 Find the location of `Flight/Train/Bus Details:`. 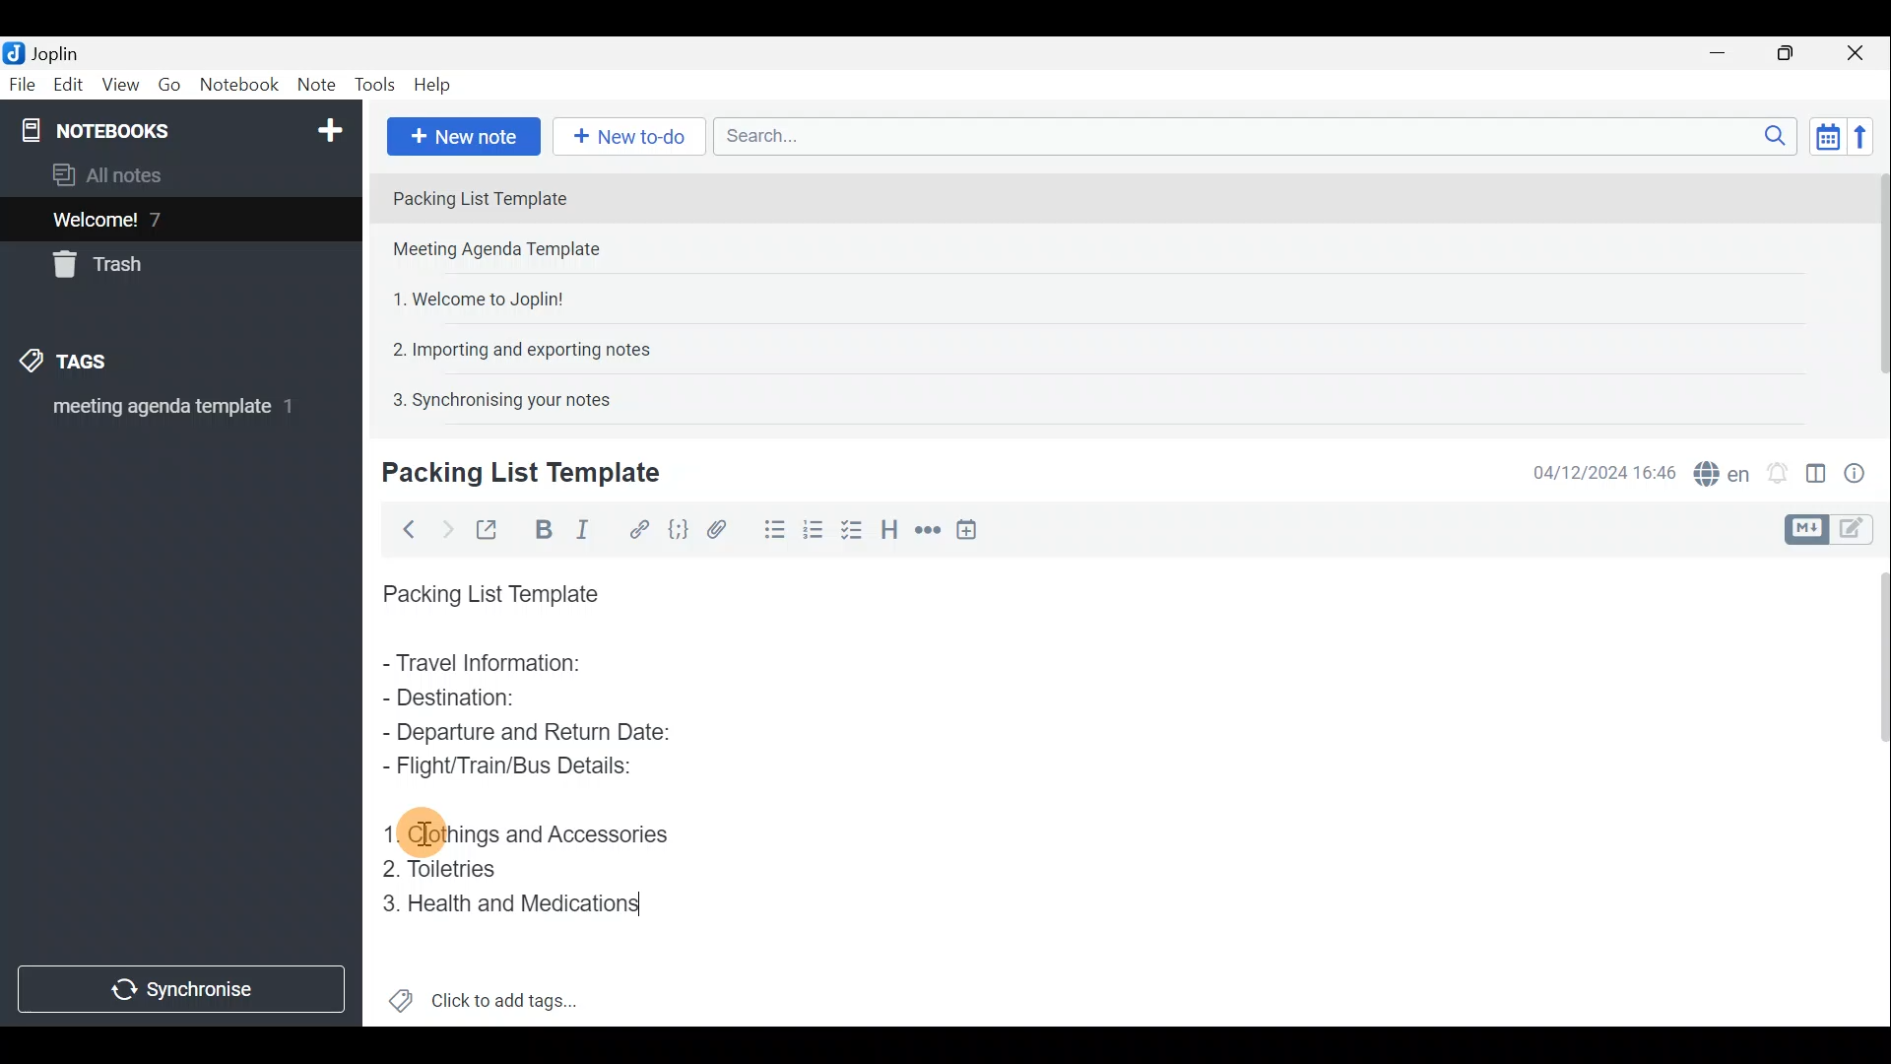

Flight/Train/Bus Details: is located at coordinates (513, 767).